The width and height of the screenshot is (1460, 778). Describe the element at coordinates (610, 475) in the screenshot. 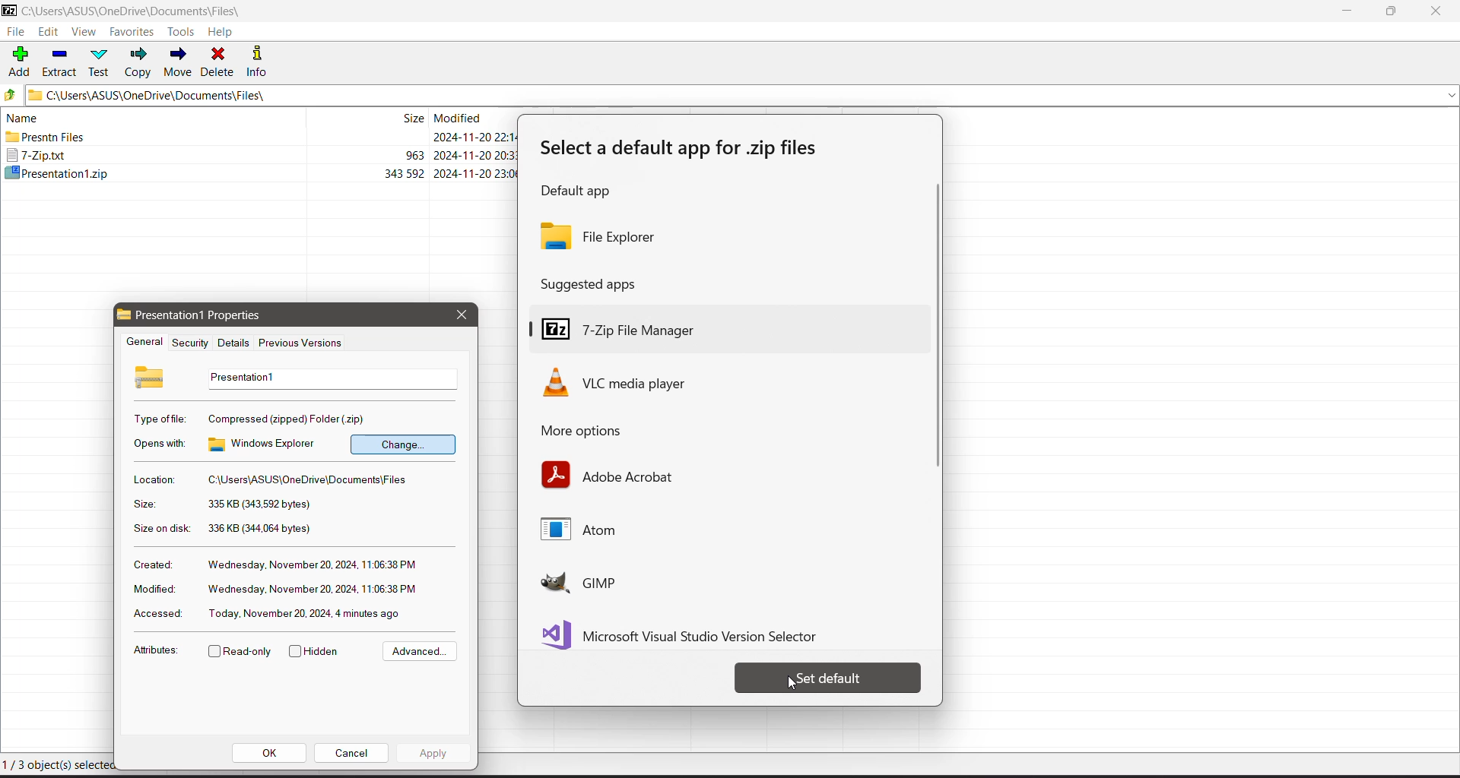

I see `Adobe Acrobat` at that location.